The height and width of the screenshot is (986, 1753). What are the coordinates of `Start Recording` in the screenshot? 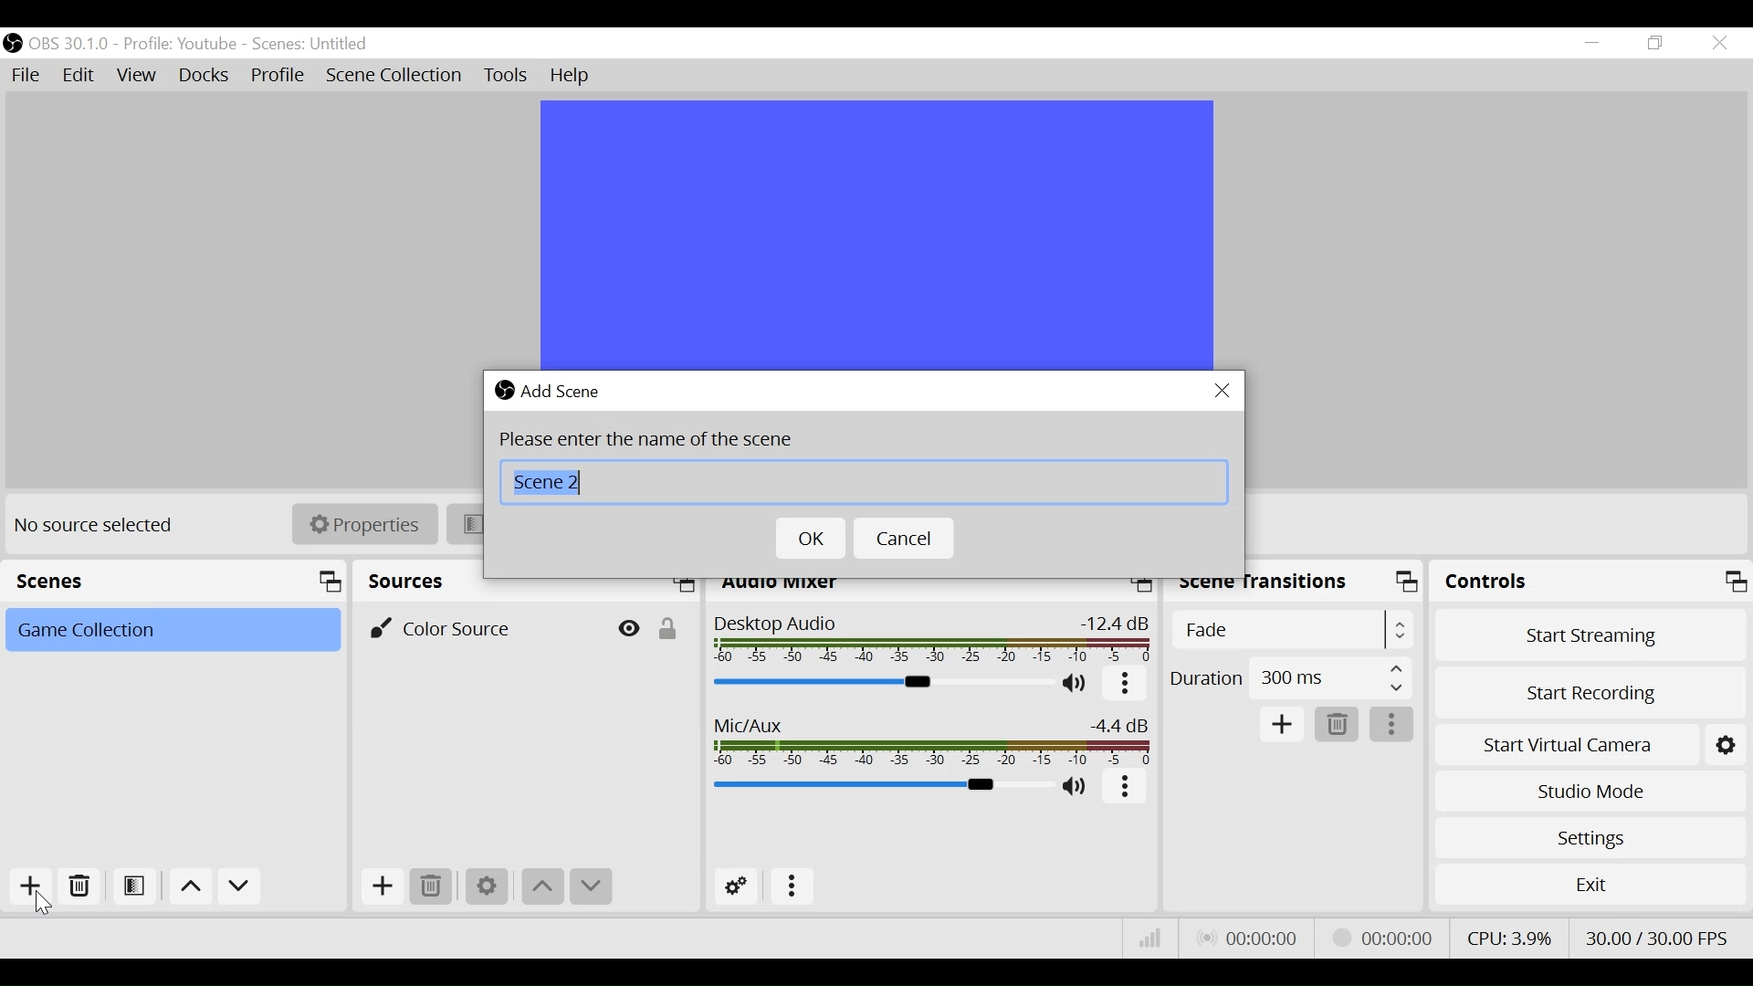 It's located at (1590, 689).